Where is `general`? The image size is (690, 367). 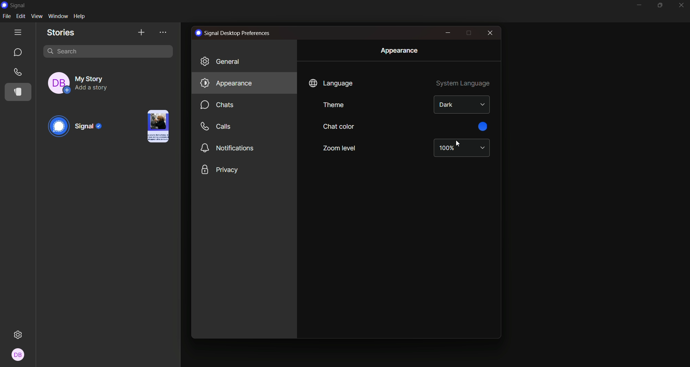
general is located at coordinates (224, 61).